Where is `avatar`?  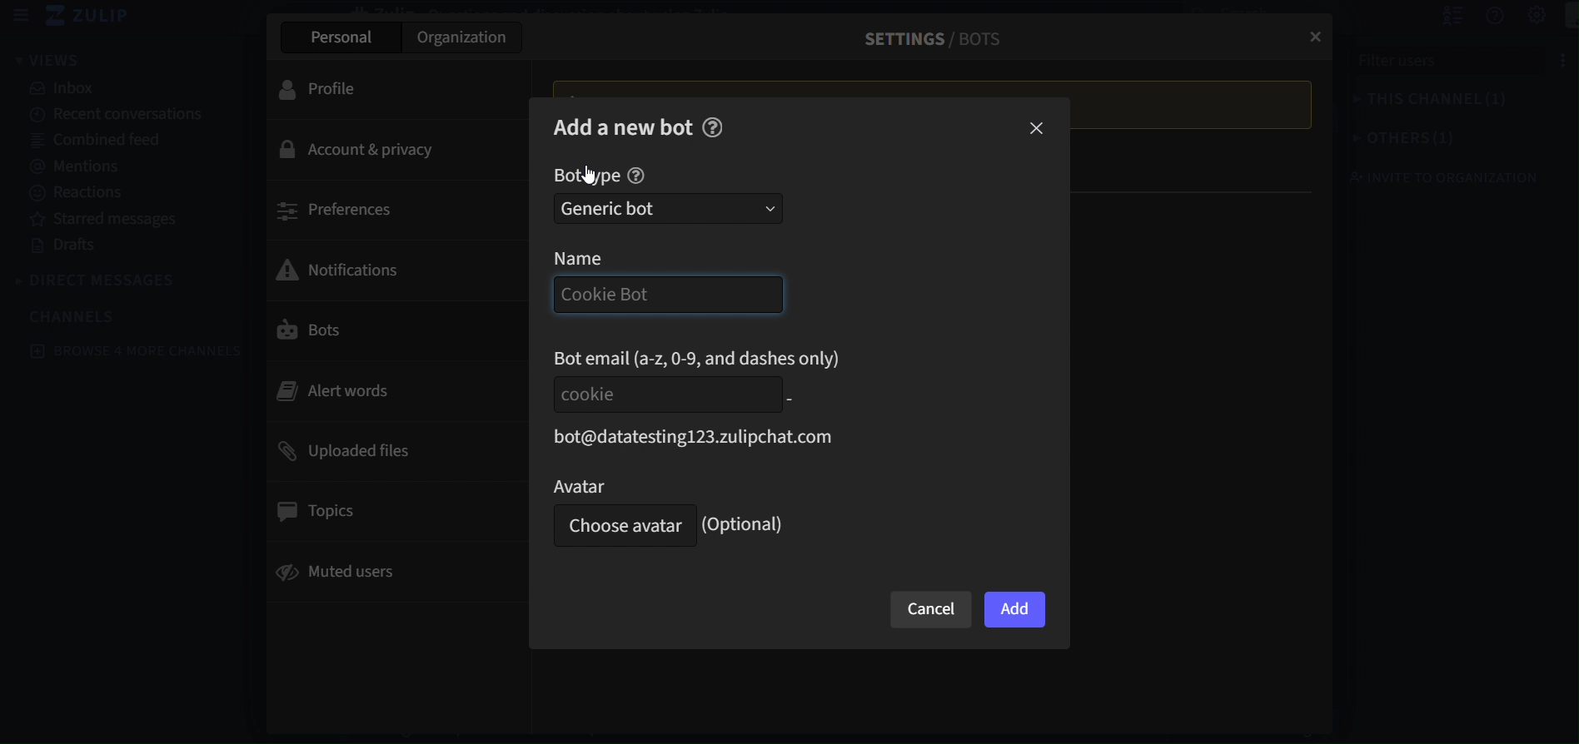
avatar is located at coordinates (619, 485).